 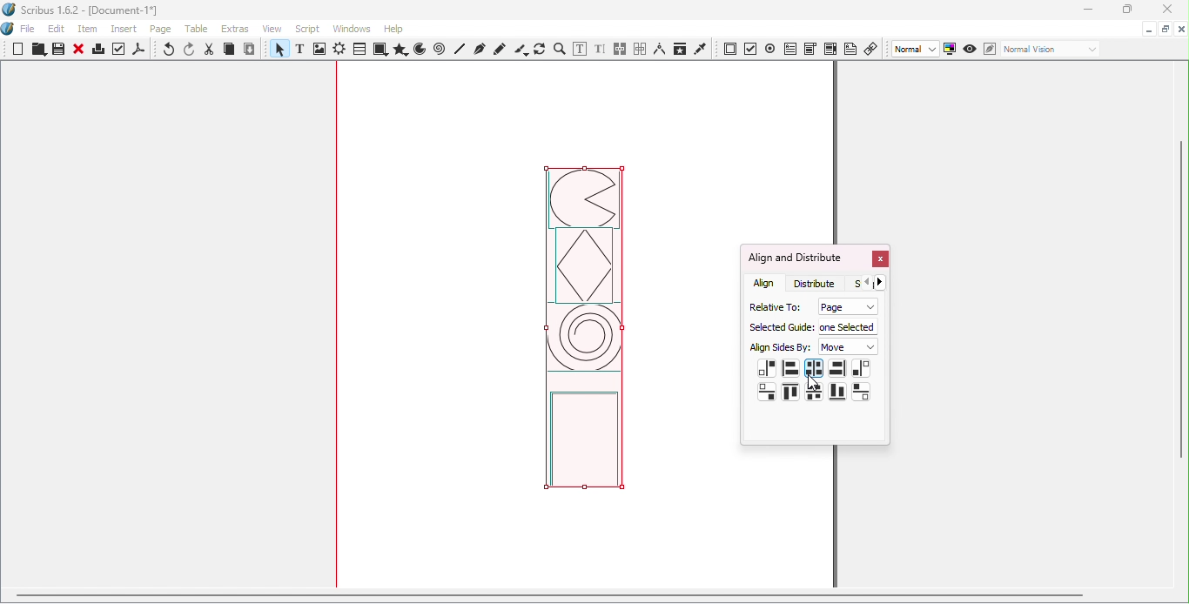 What do you see at coordinates (1125, 10) in the screenshot?
I see `Maximize` at bounding box center [1125, 10].